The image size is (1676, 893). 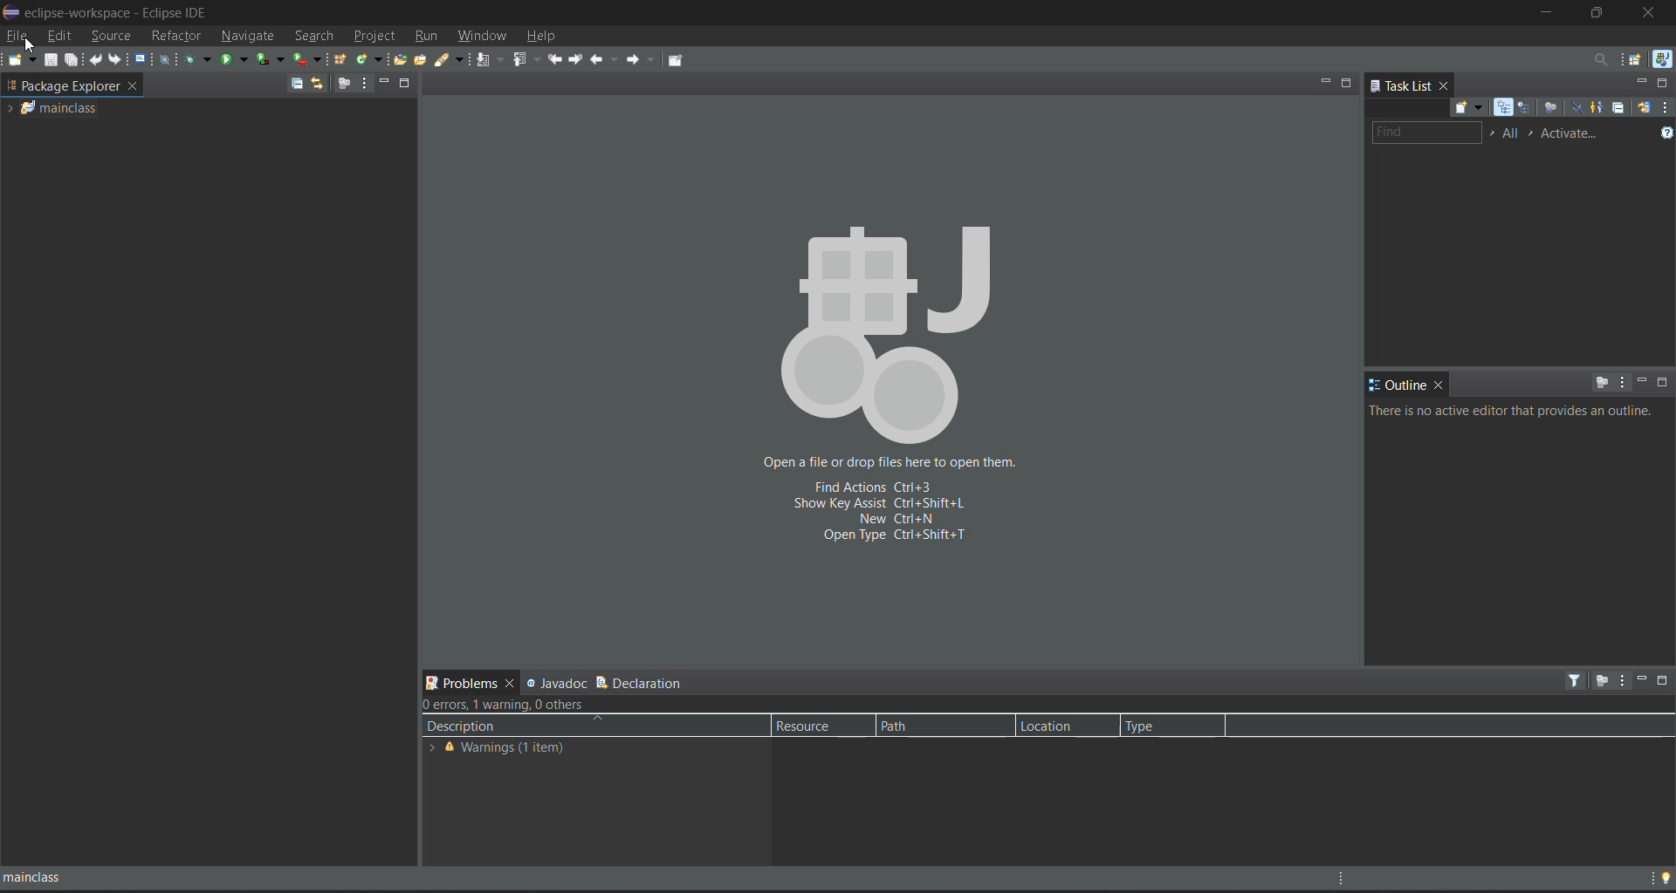 What do you see at coordinates (386, 80) in the screenshot?
I see `minimize` at bounding box center [386, 80].